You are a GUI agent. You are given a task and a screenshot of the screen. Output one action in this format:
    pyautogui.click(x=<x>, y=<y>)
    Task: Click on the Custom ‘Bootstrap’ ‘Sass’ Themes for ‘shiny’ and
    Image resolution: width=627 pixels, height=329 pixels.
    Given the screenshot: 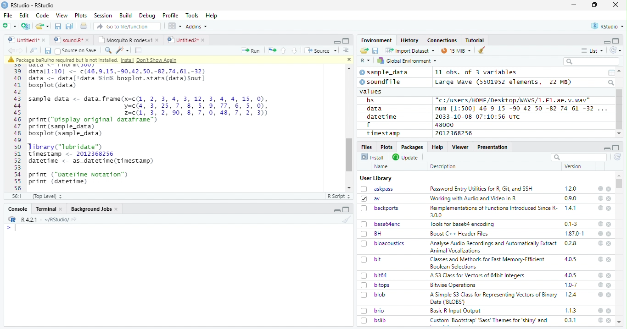 What is the action you would take?
    pyautogui.click(x=489, y=322)
    